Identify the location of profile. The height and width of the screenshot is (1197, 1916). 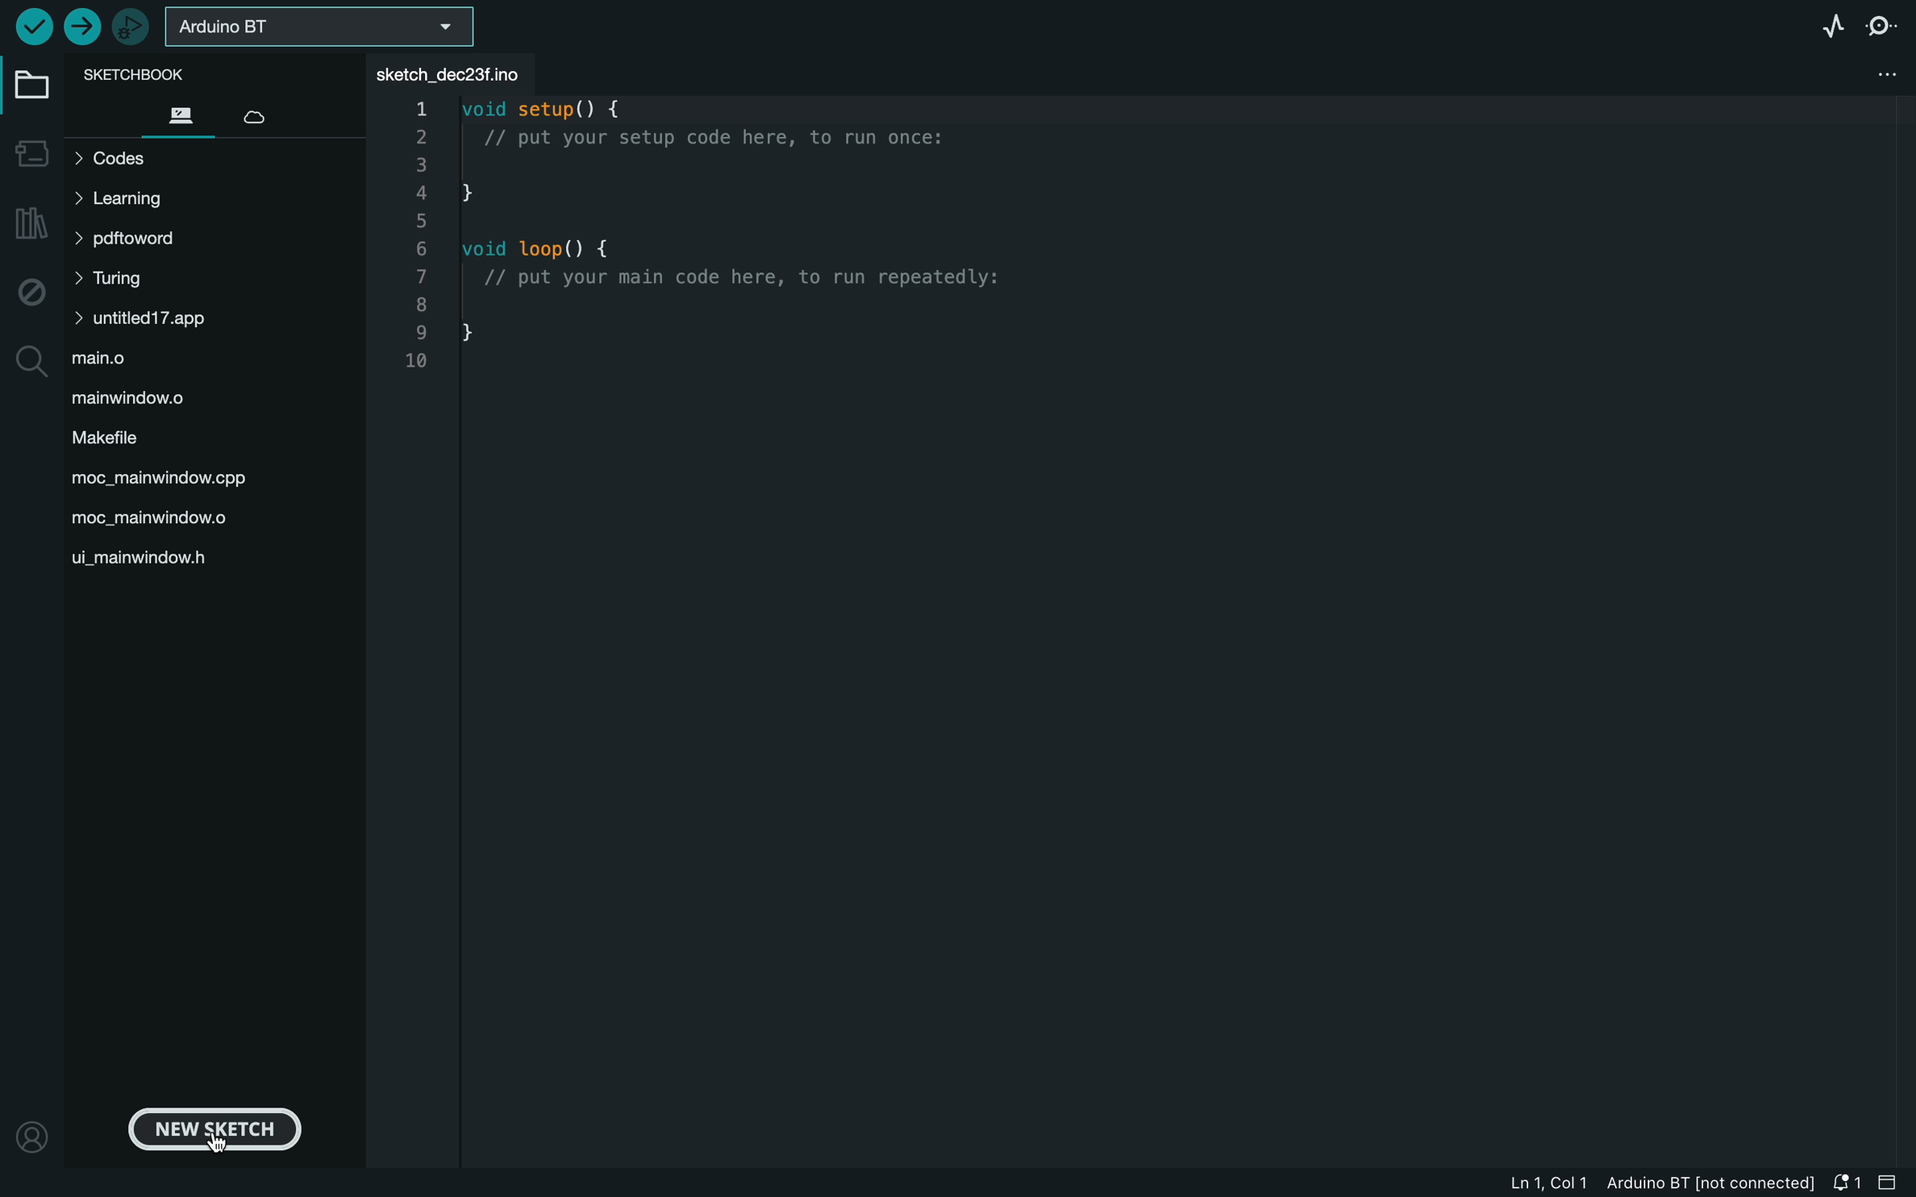
(30, 1134).